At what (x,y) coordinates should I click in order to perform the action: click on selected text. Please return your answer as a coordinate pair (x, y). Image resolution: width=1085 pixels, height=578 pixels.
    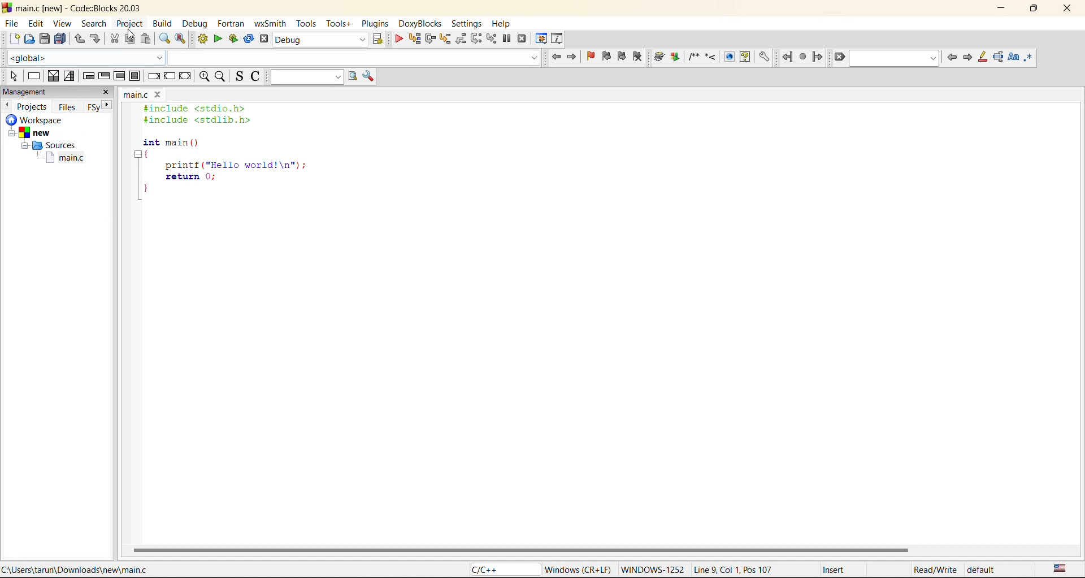
    Looking at the image, I should click on (1000, 57).